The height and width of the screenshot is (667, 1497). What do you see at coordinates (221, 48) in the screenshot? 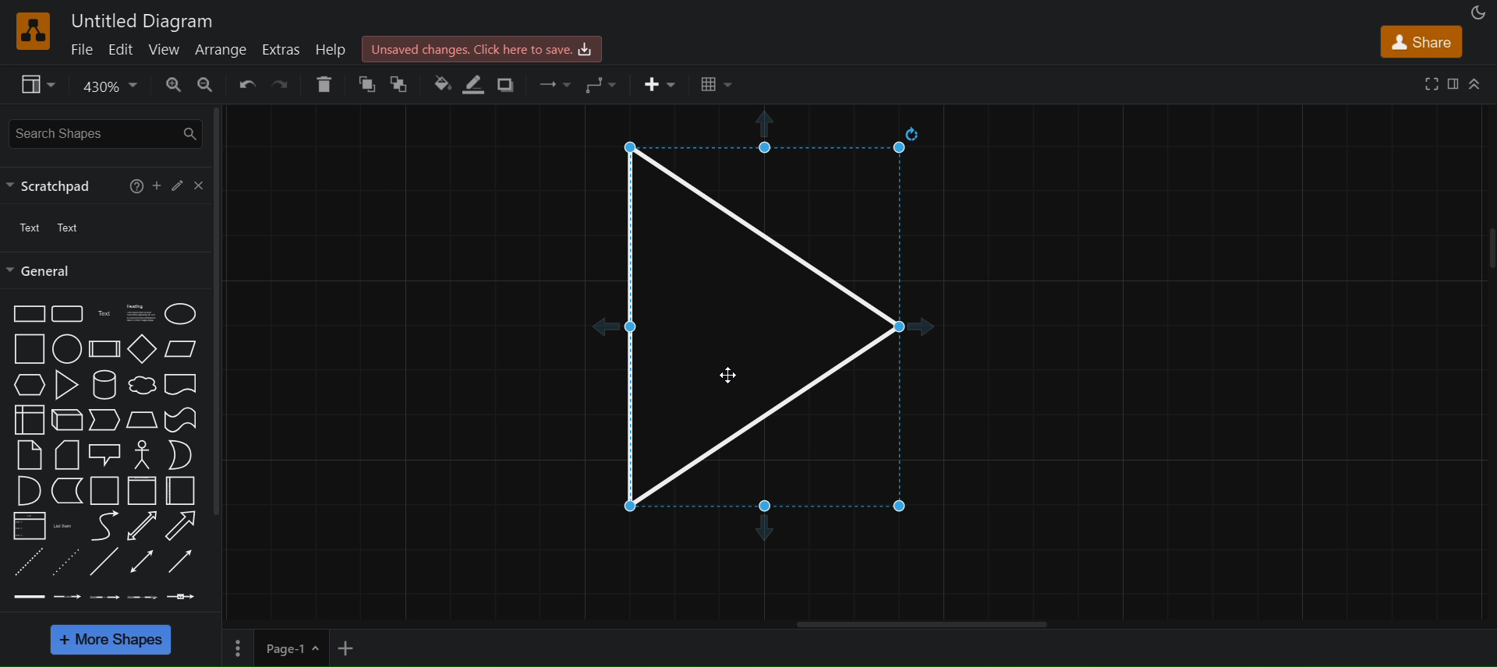
I see `arrange` at bounding box center [221, 48].